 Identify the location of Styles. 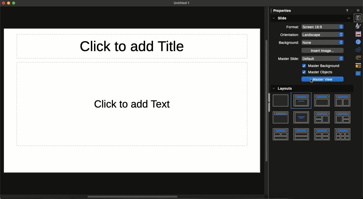
(358, 26).